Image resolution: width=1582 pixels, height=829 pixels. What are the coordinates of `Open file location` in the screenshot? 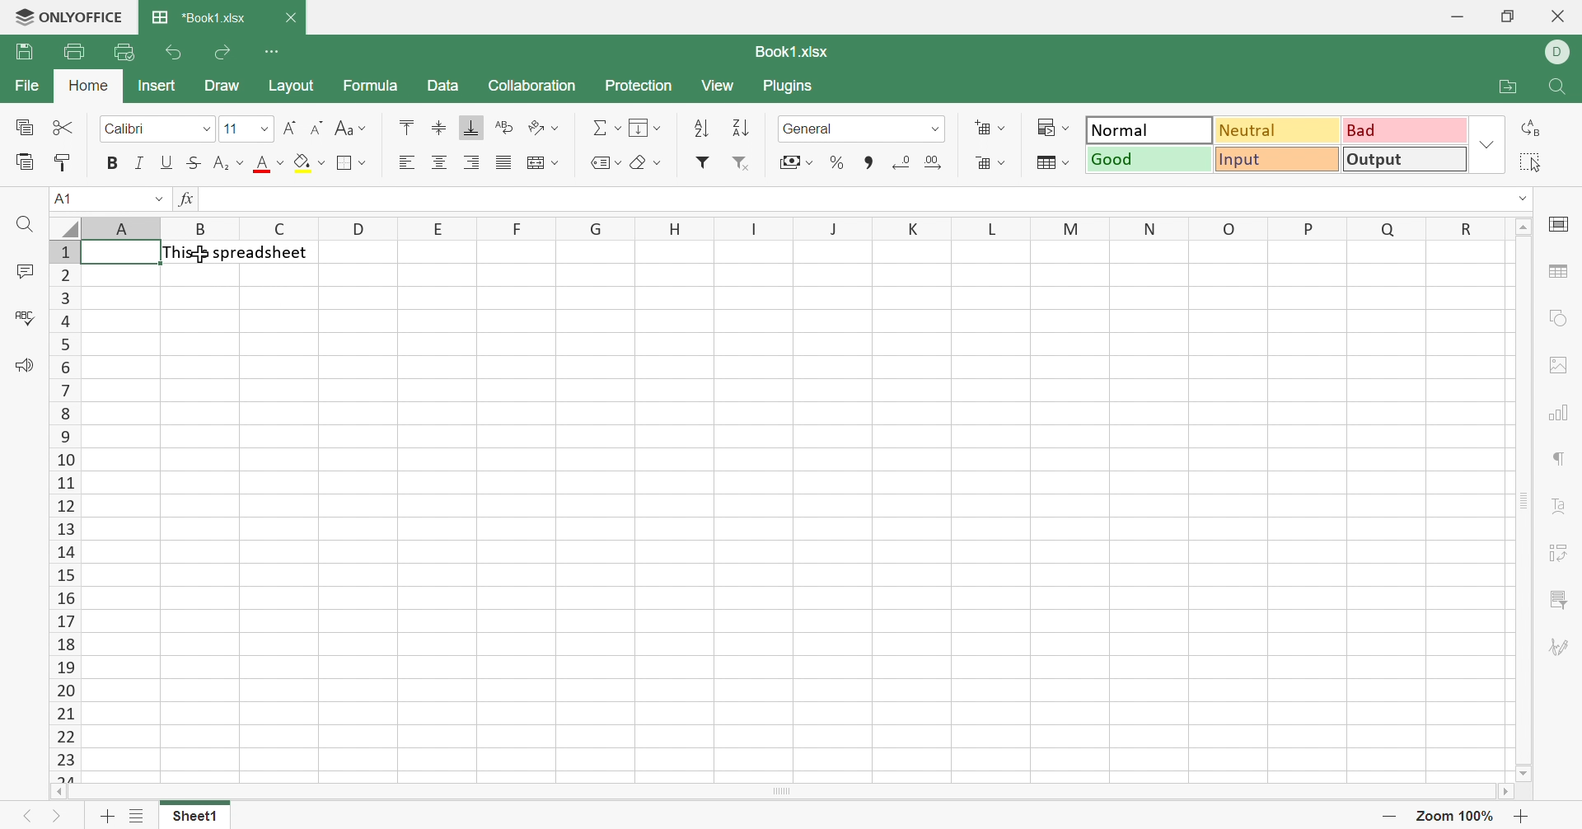 It's located at (1504, 89).